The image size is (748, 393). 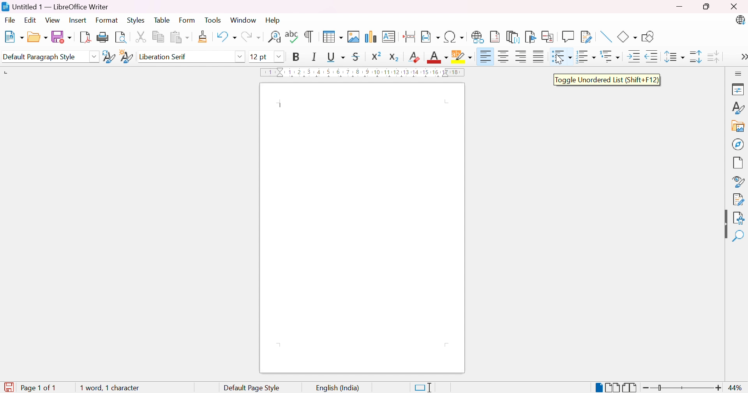 What do you see at coordinates (739, 73) in the screenshot?
I see `Sidebar settings` at bounding box center [739, 73].